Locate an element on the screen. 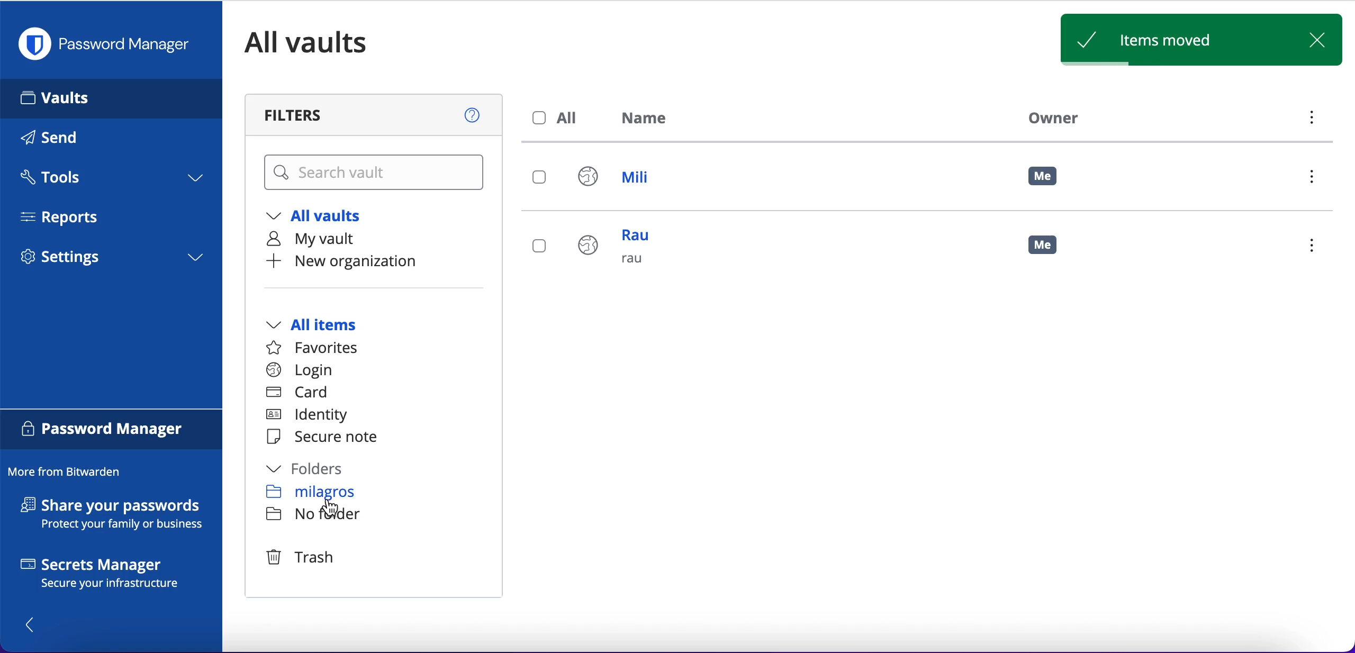 The width and height of the screenshot is (1355, 653). select login mili is located at coordinates (540, 178).